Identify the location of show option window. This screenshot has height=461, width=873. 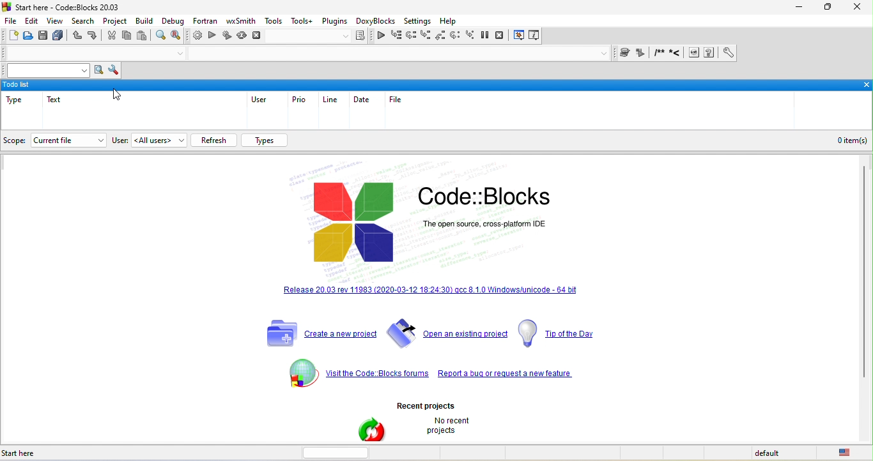
(112, 71).